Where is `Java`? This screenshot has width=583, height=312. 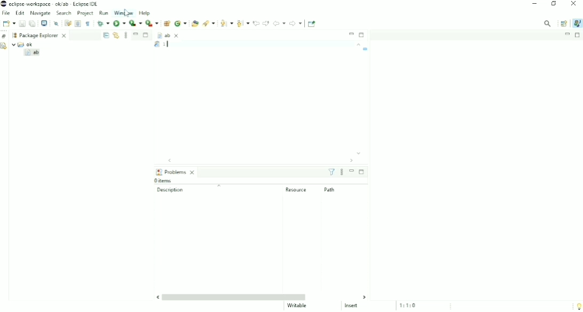
Java is located at coordinates (577, 23).